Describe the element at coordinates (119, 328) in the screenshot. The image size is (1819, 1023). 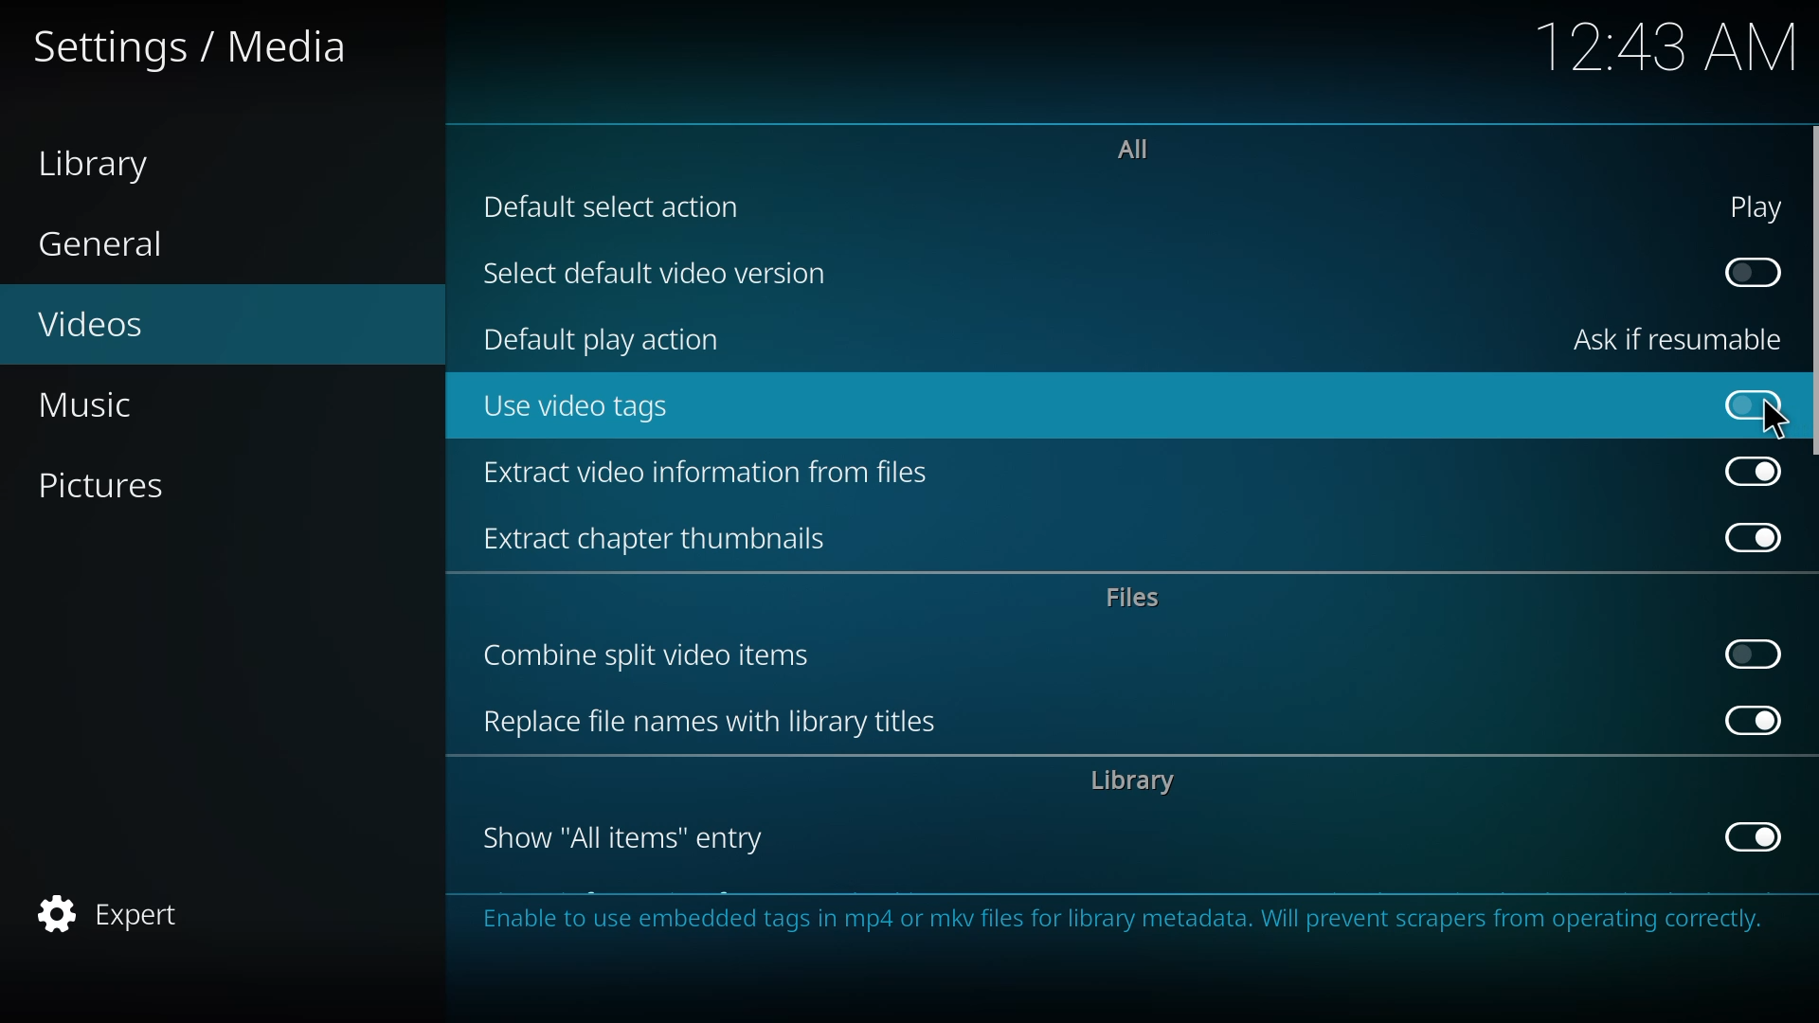
I see `videos` at that location.